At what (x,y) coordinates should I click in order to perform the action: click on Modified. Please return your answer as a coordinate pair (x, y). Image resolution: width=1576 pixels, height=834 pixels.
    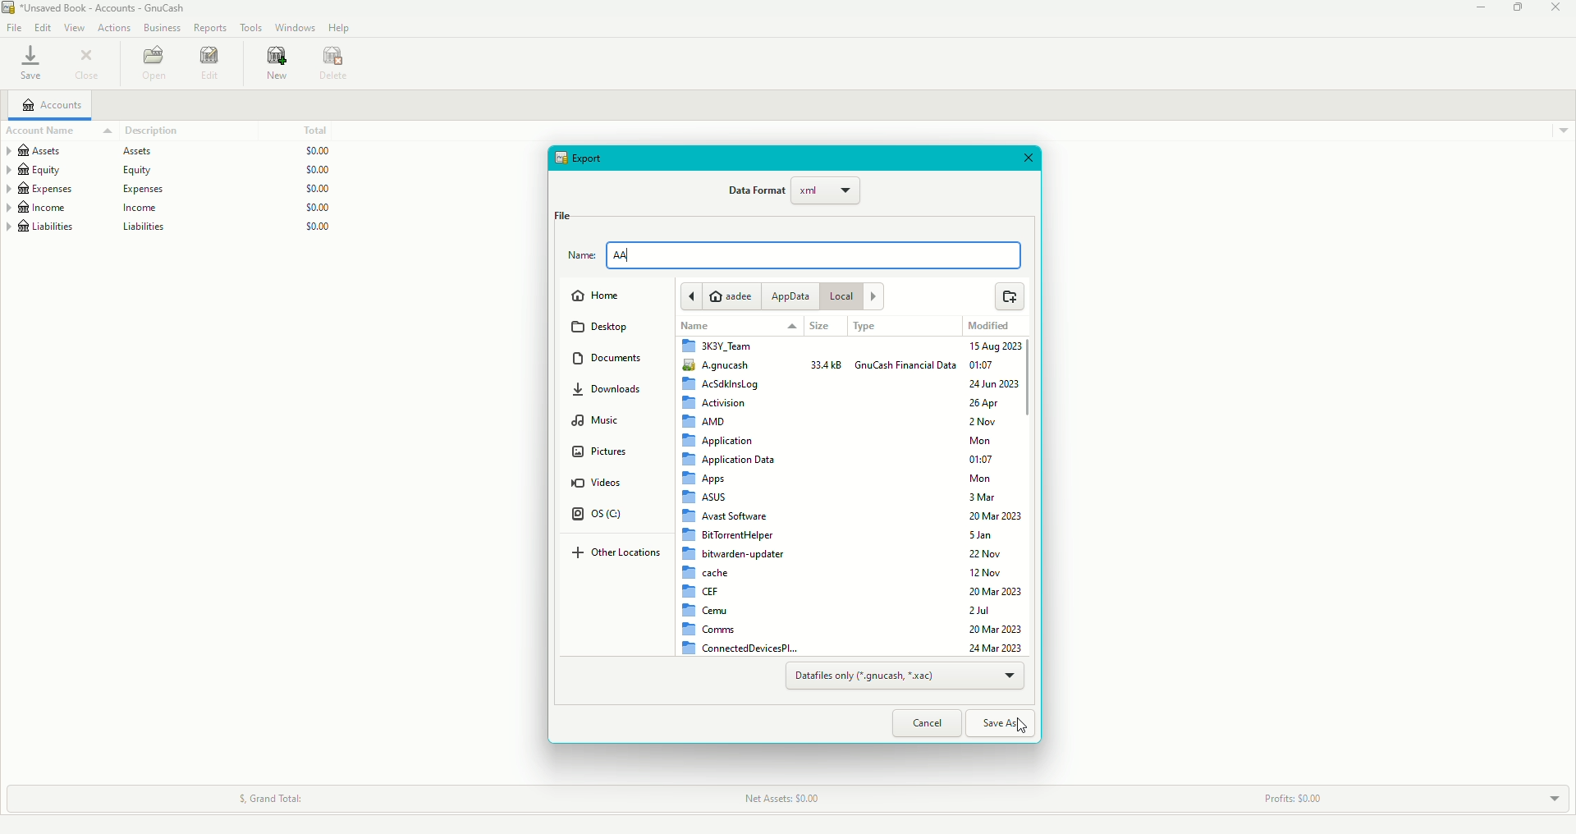
    Looking at the image, I should click on (991, 326).